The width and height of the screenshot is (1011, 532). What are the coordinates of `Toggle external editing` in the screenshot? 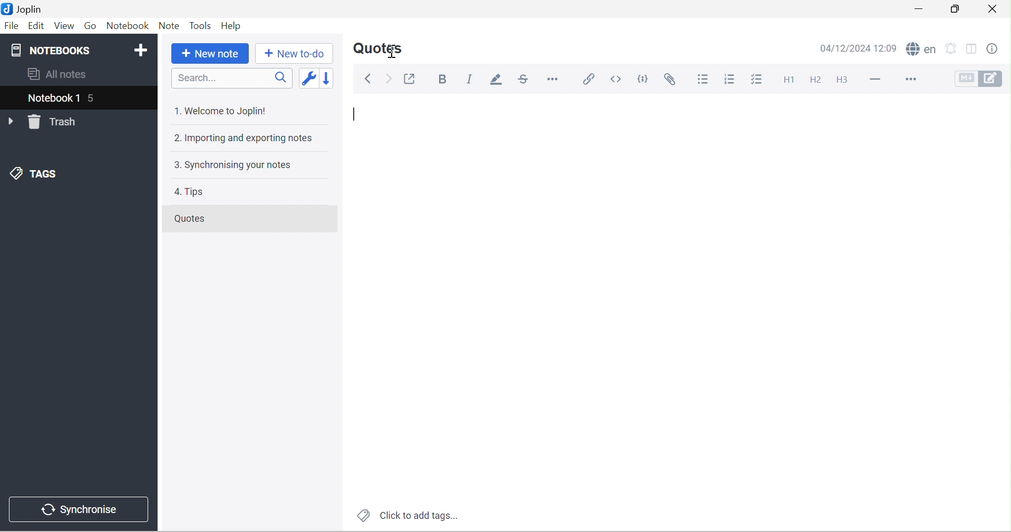 It's located at (411, 78).